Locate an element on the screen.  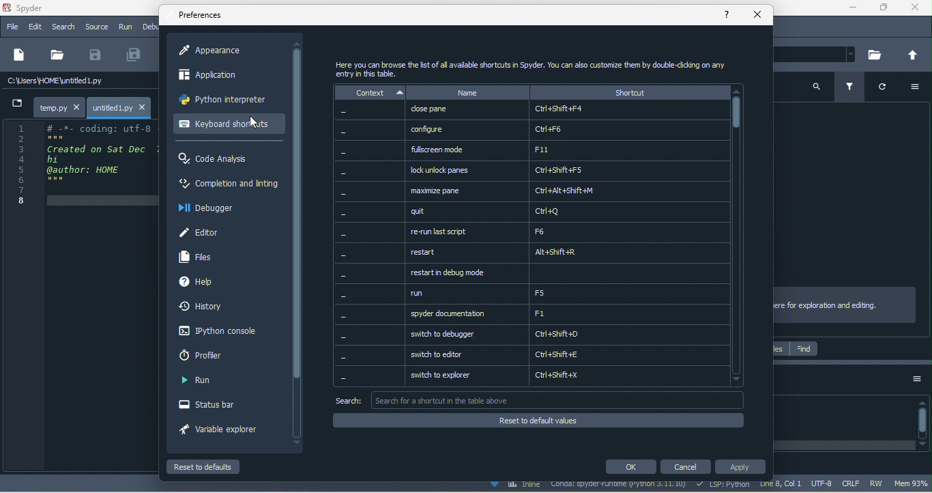
file is located at coordinates (59, 54).